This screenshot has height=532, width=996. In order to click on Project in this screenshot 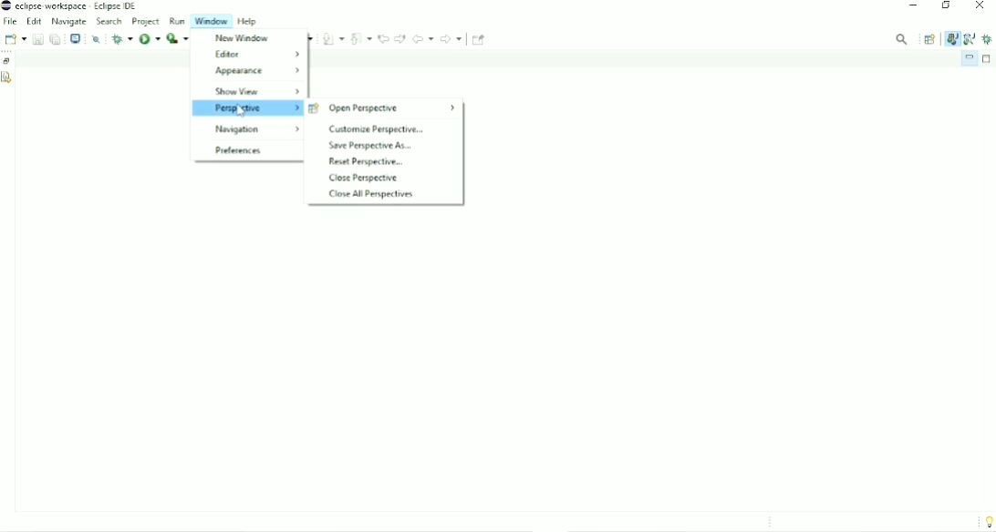, I will do `click(146, 21)`.